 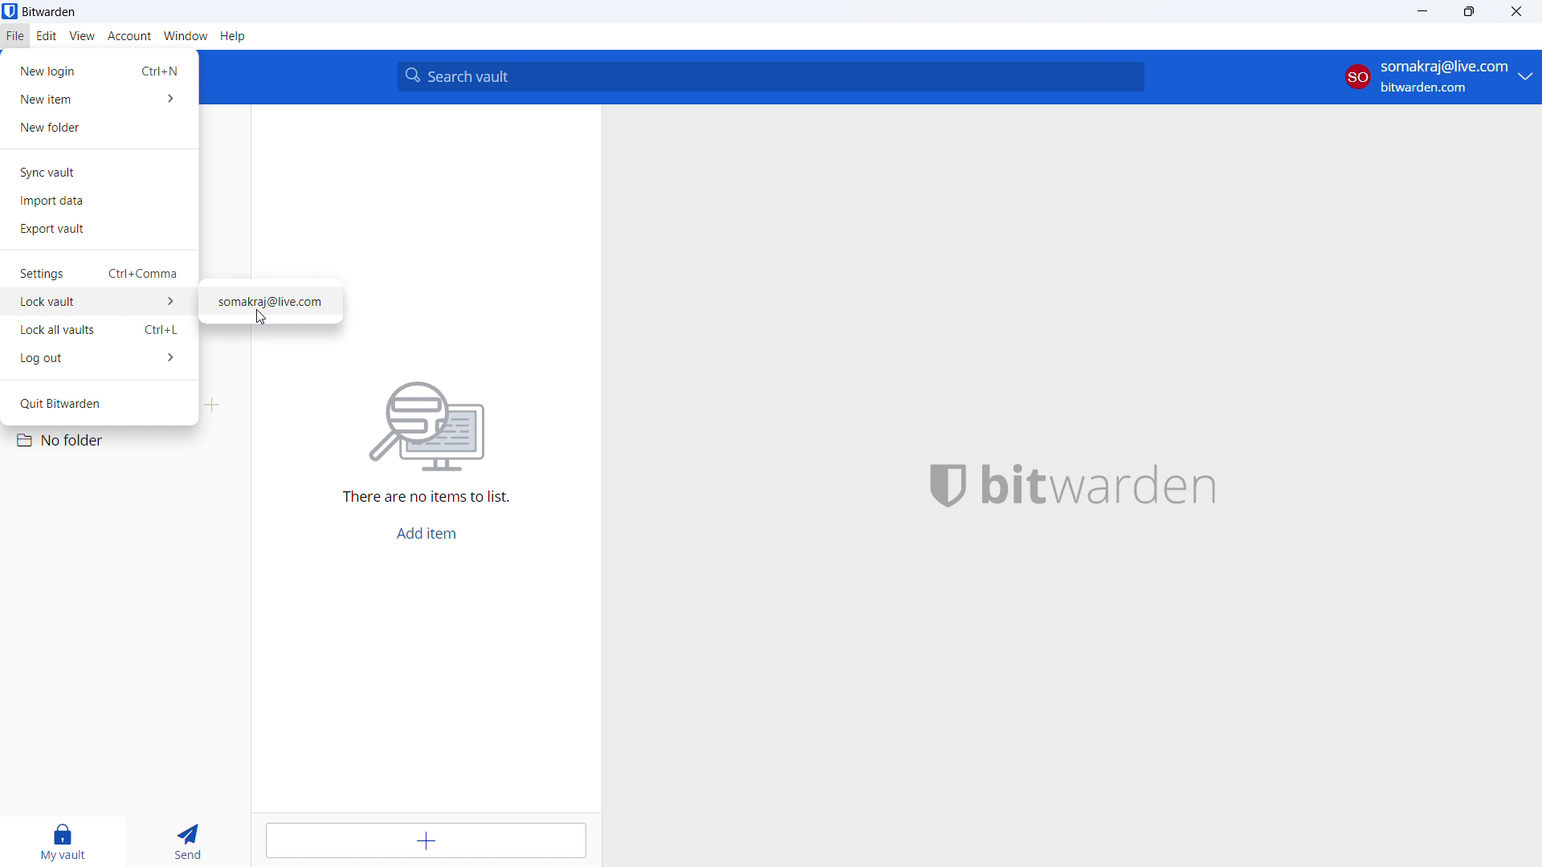 I want to click on sync vault, so click(x=100, y=173).